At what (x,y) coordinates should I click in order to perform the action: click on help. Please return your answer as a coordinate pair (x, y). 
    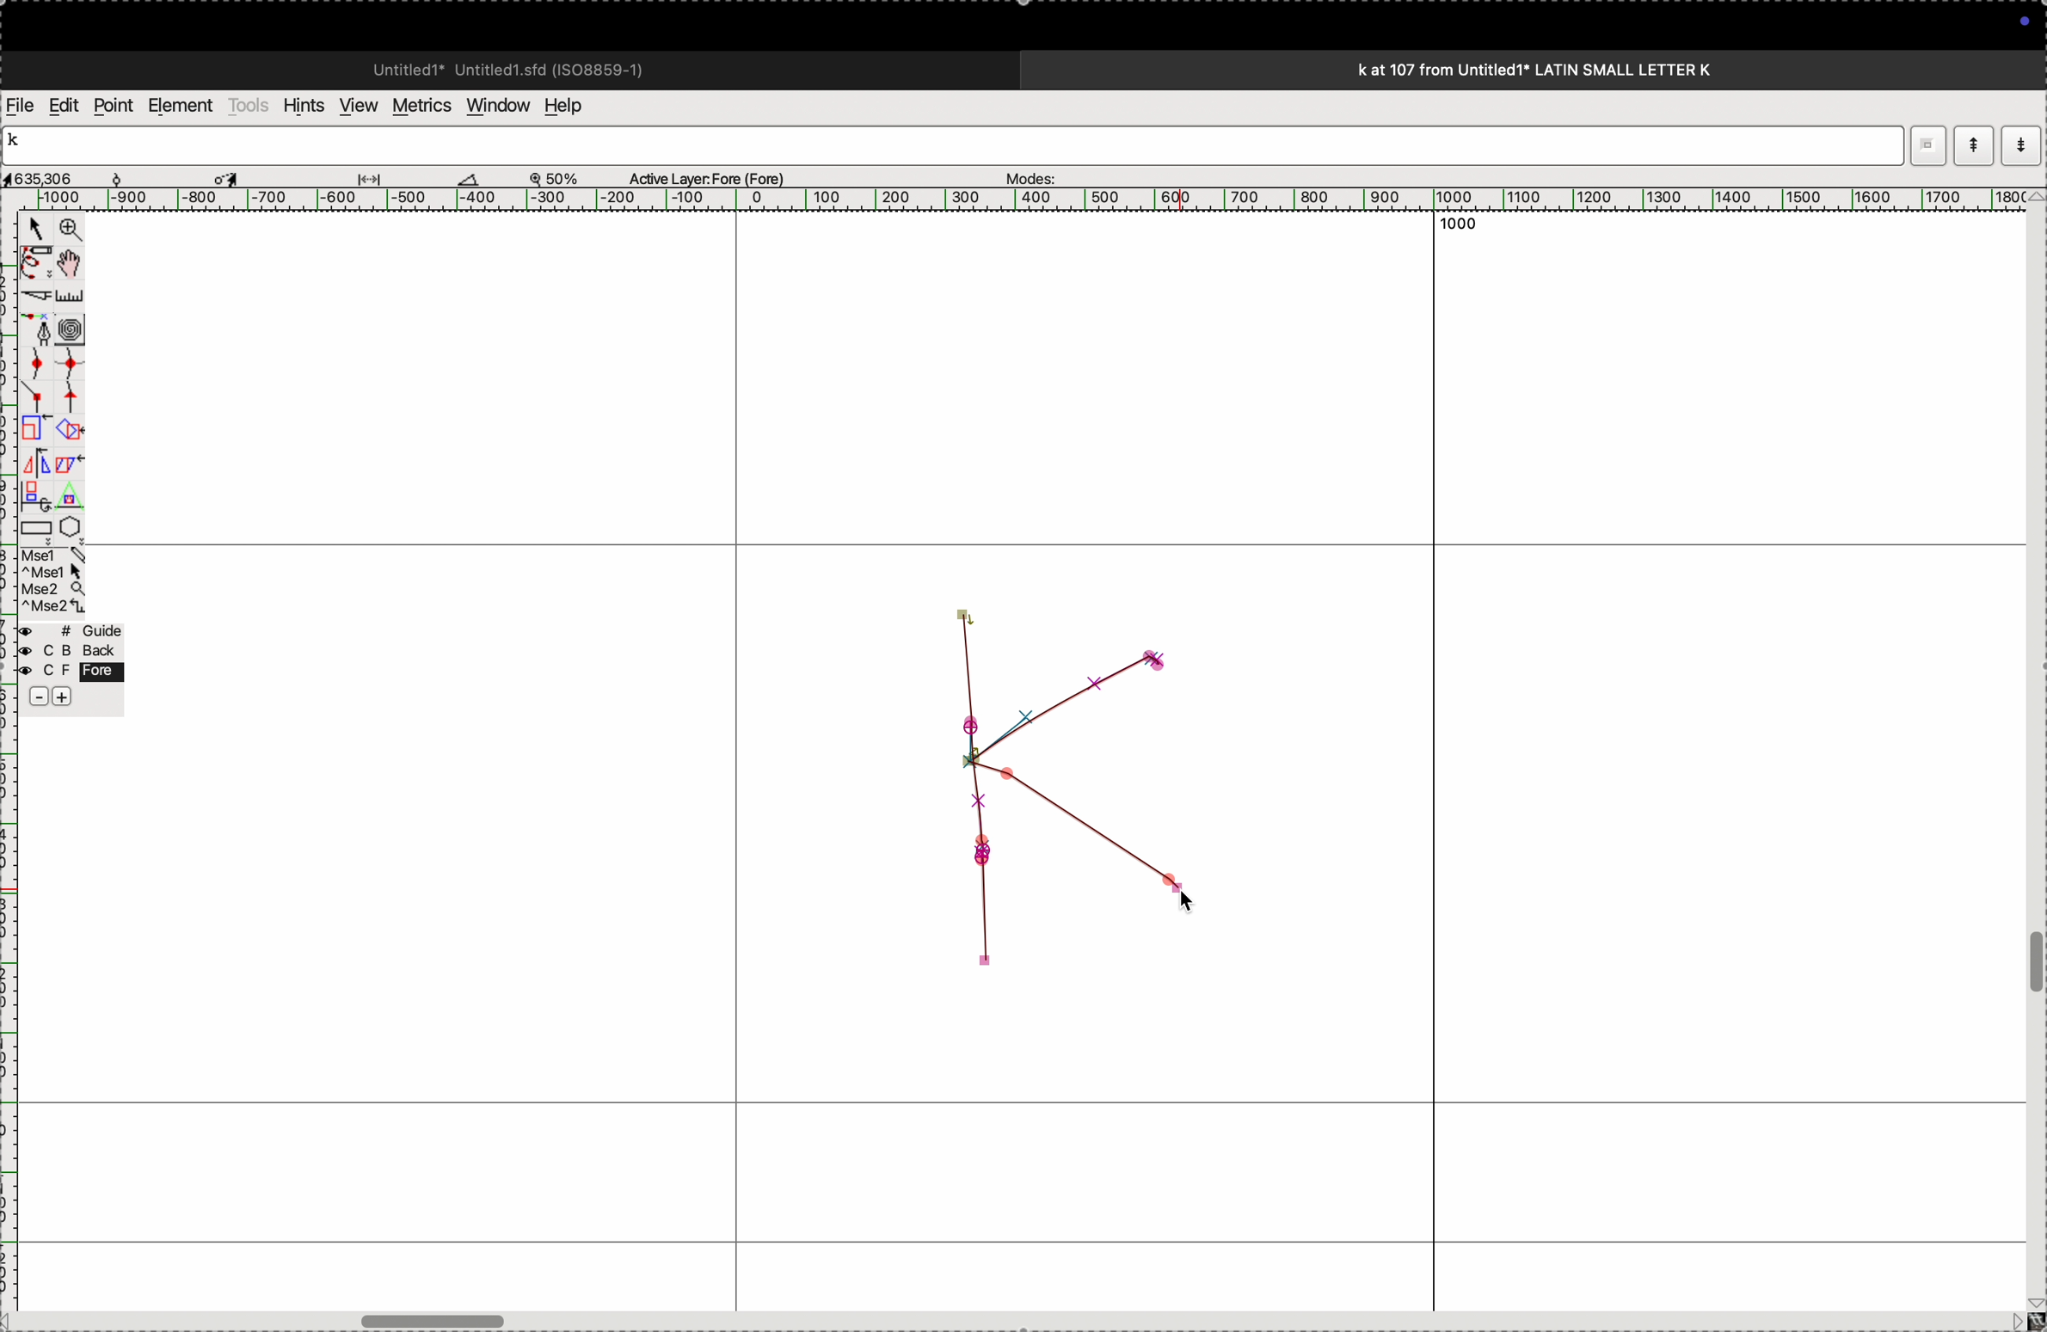
    Looking at the image, I should click on (575, 106).